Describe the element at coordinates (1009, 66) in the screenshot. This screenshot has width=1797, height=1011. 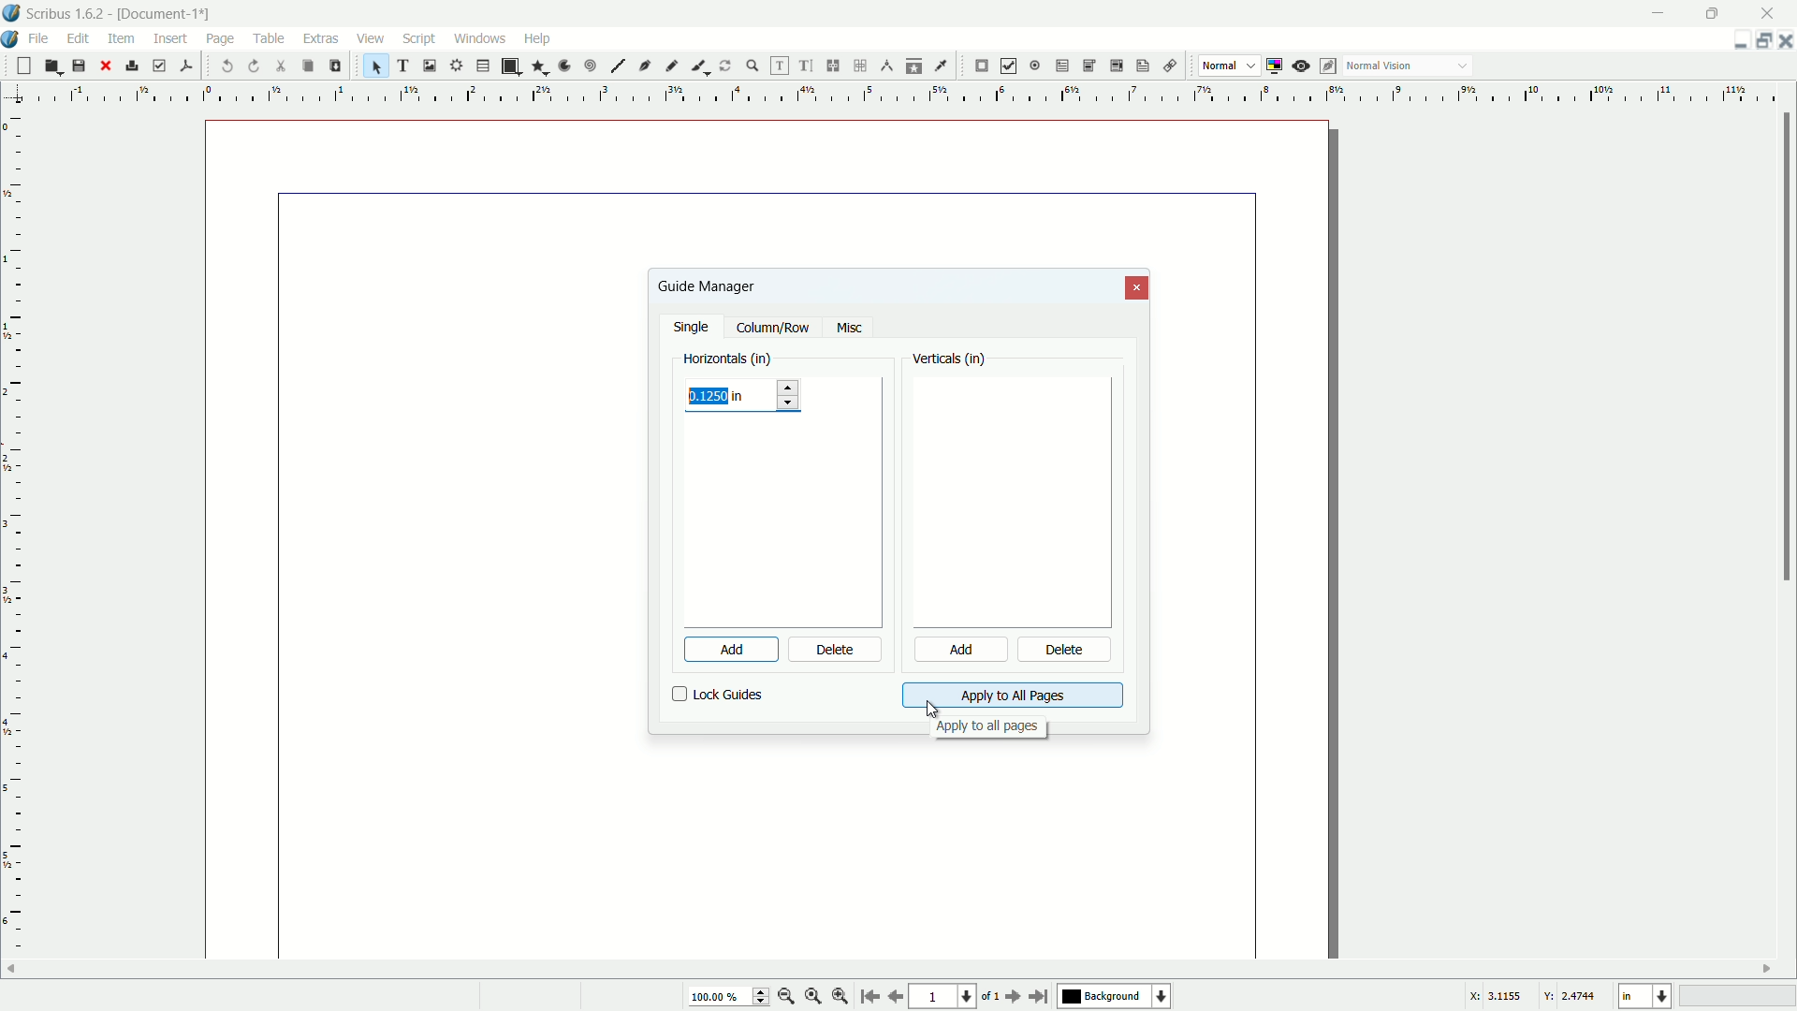
I see `pdf check box` at that location.